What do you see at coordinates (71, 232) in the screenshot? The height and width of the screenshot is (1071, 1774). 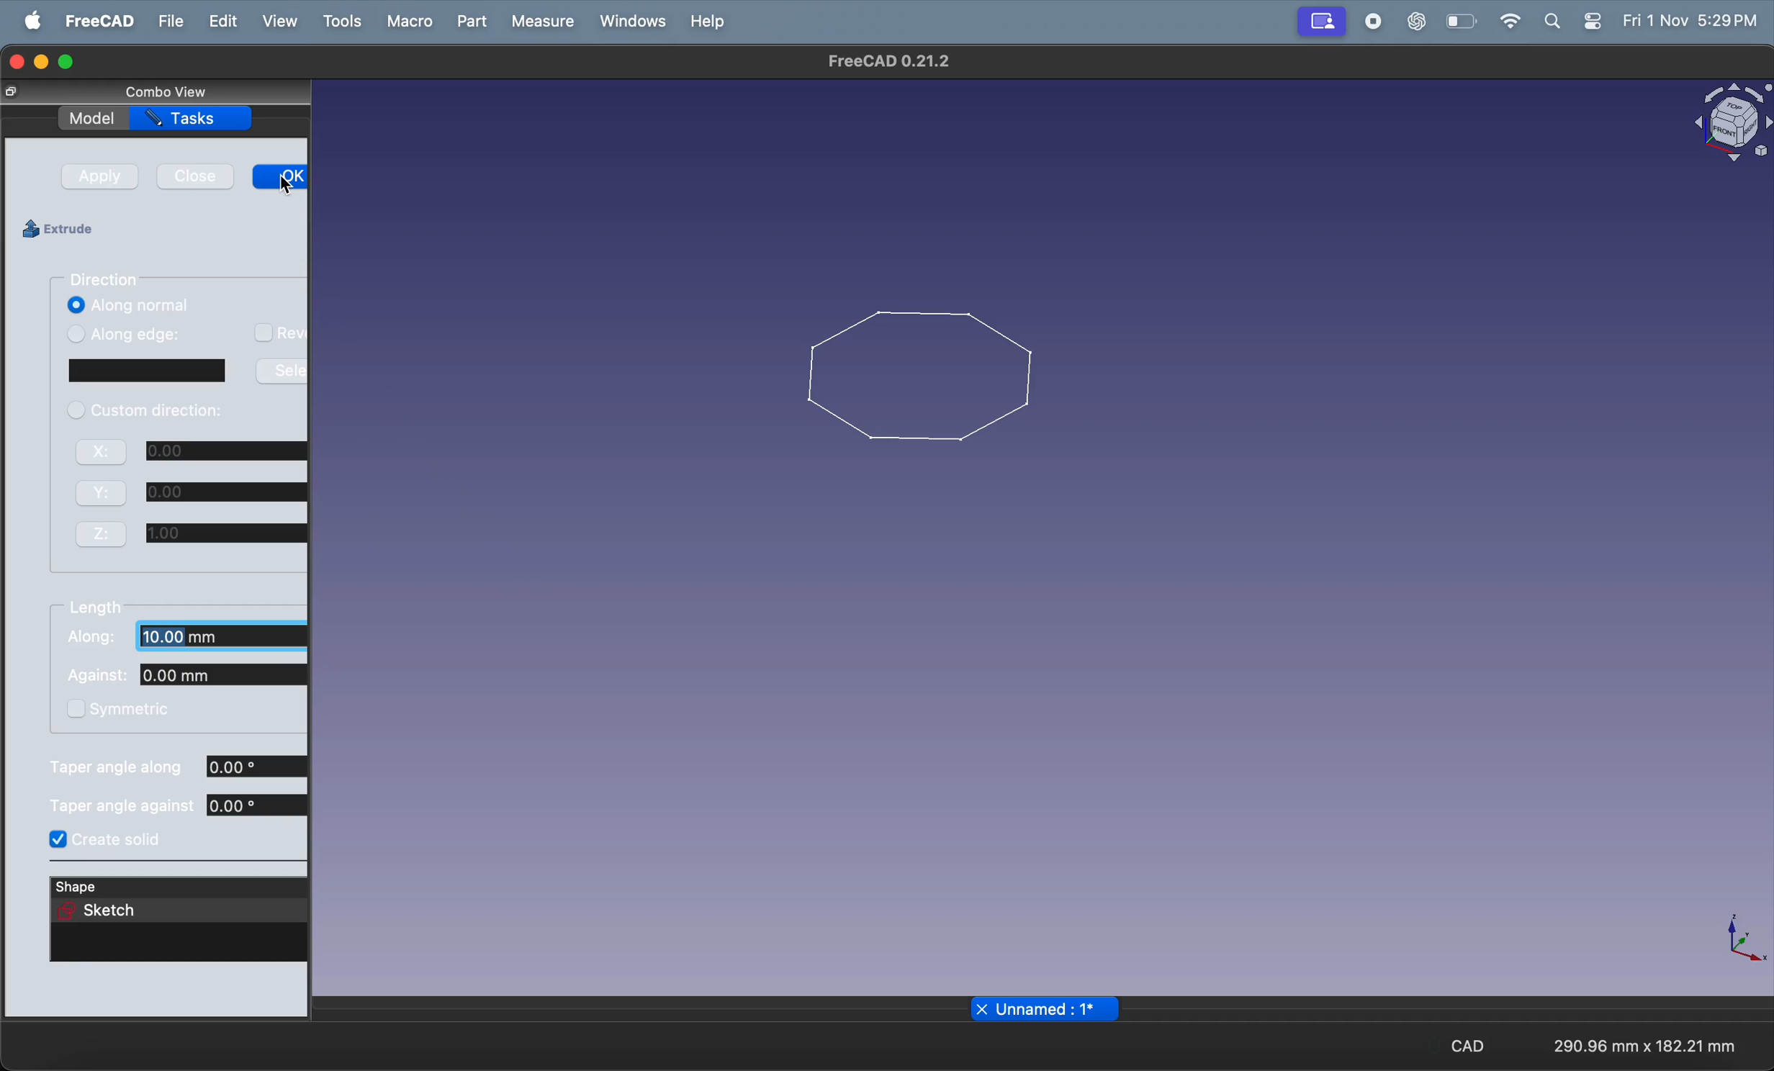 I see `extrude` at bounding box center [71, 232].